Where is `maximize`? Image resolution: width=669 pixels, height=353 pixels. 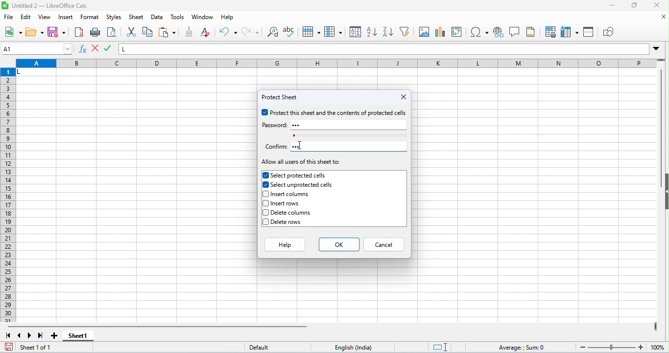
maximize is located at coordinates (634, 6).